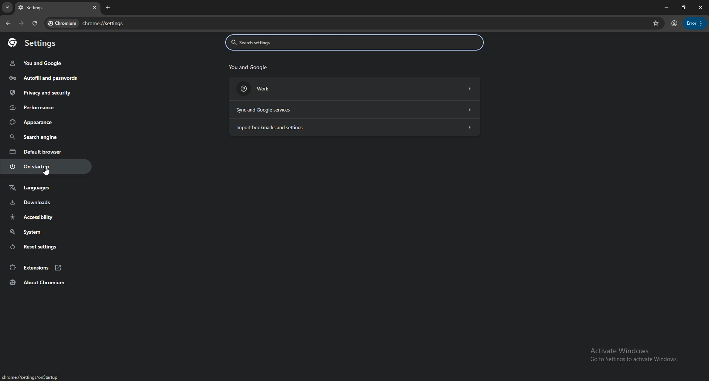  What do you see at coordinates (47, 282) in the screenshot?
I see `about chromium` at bounding box center [47, 282].